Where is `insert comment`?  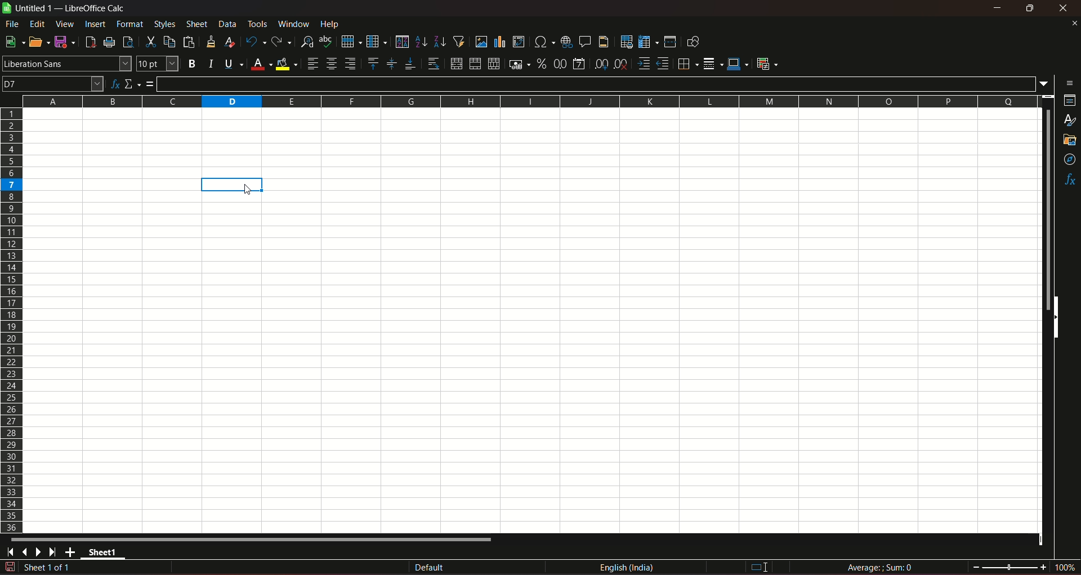
insert comment is located at coordinates (584, 41).